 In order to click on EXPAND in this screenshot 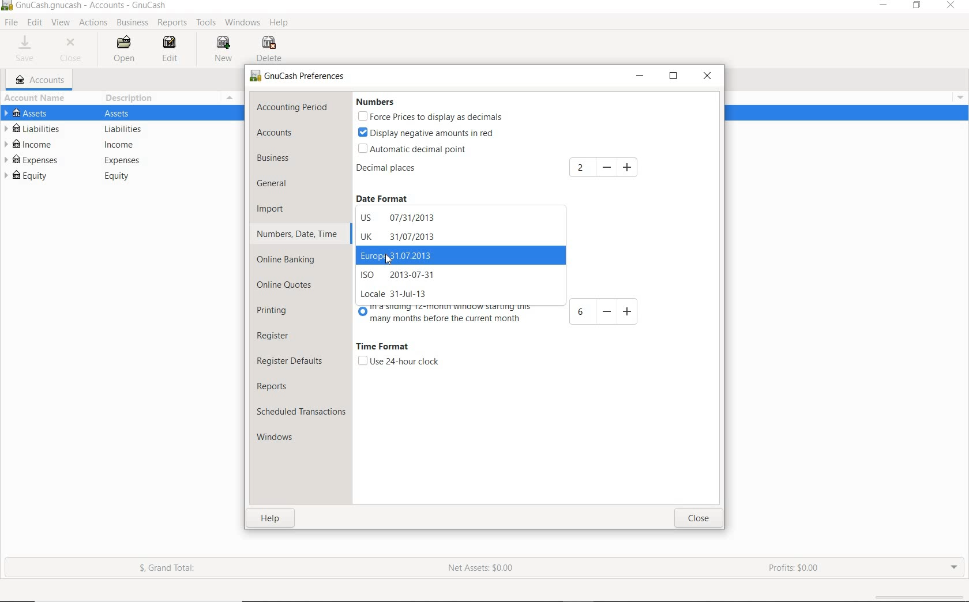, I will do `click(953, 566)`.